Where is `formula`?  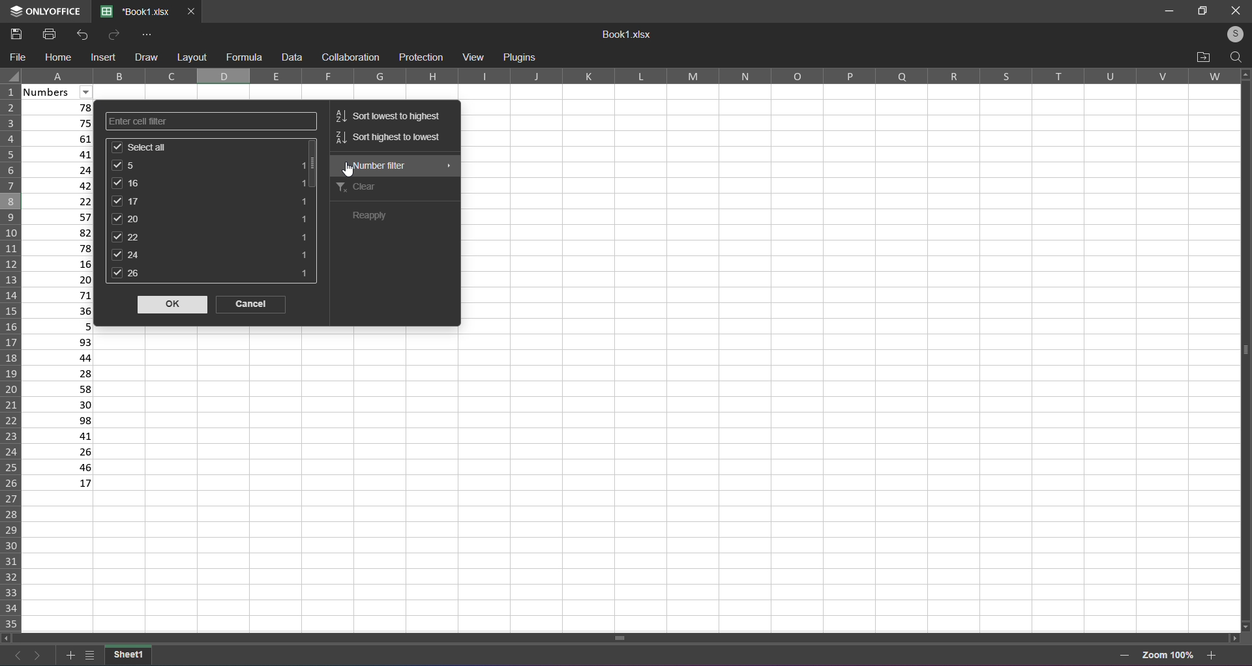
formula is located at coordinates (244, 55).